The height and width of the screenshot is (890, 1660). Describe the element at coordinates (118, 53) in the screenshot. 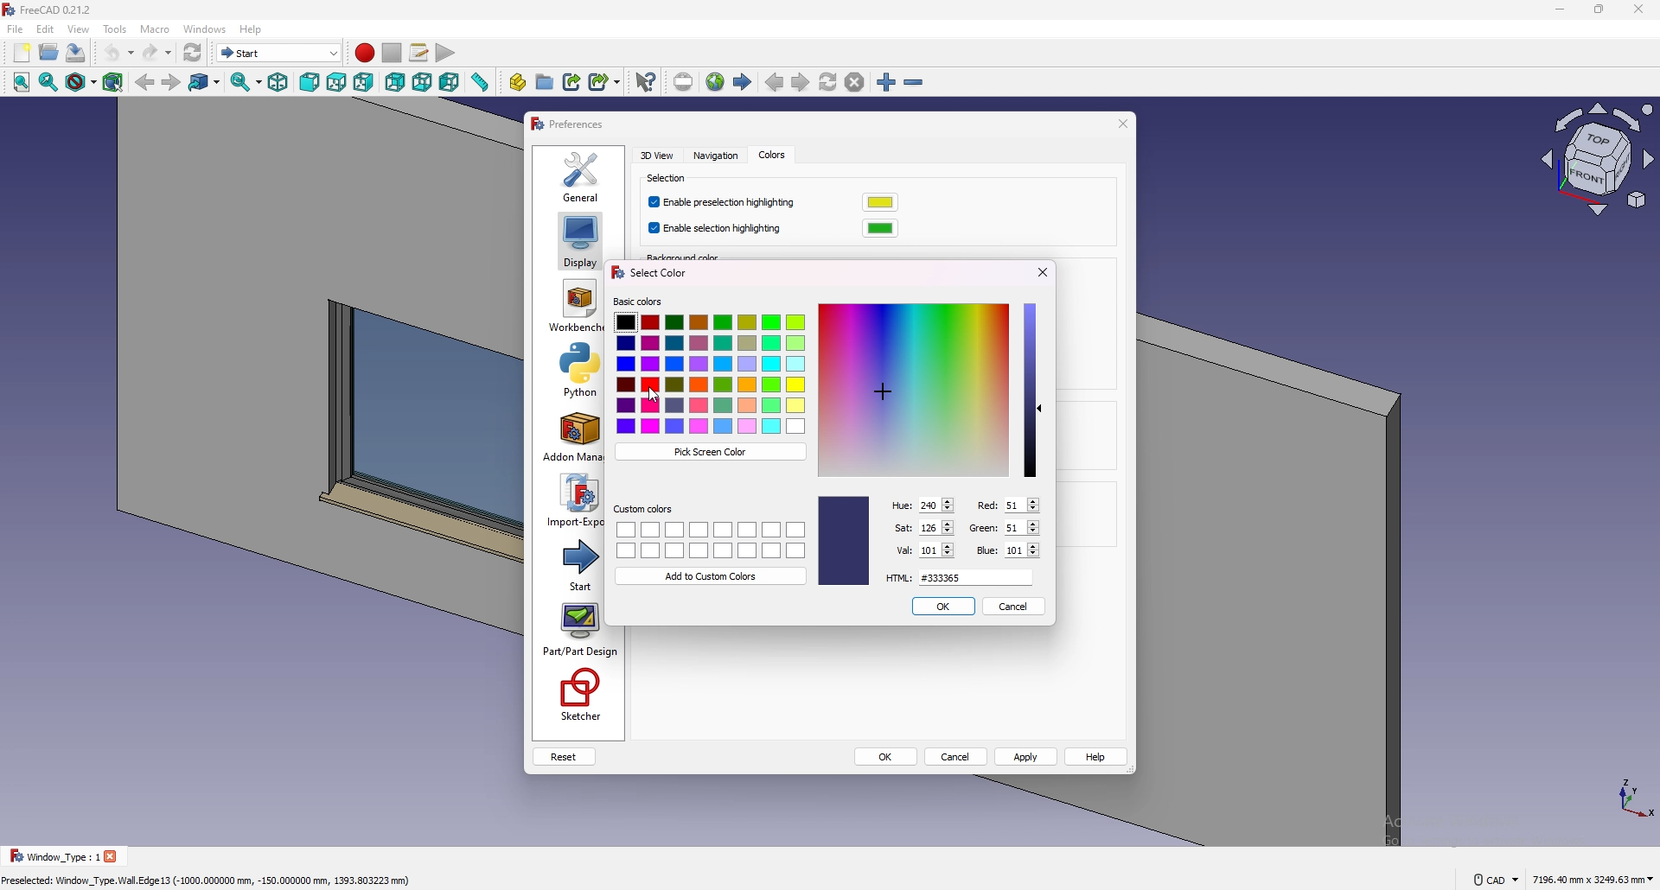

I see `undo` at that location.